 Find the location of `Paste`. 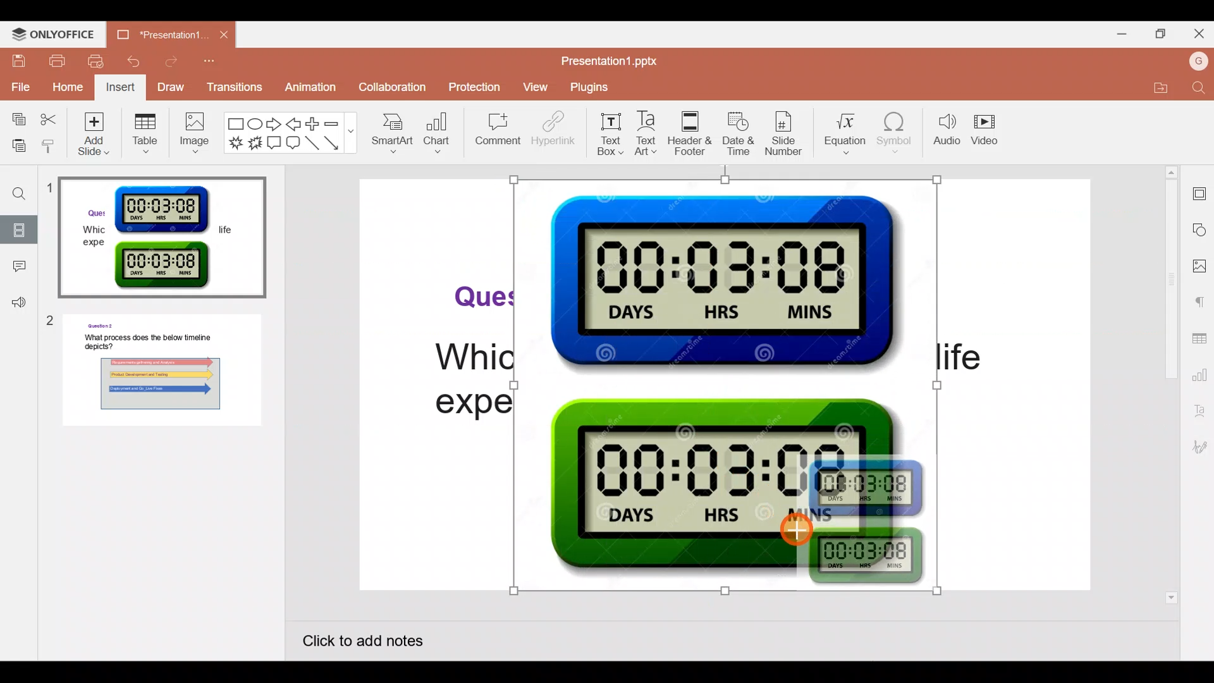

Paste is located at coordinates (16, 143).